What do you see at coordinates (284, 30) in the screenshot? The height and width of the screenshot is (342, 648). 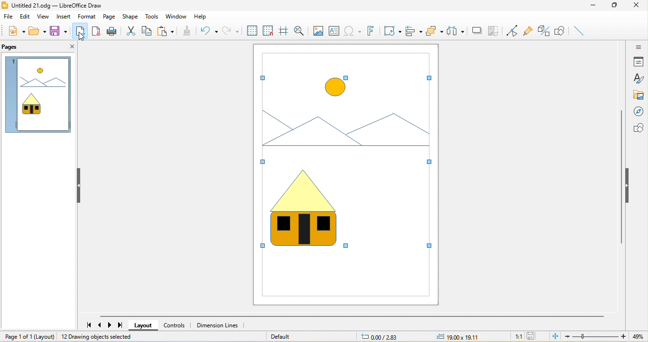 I see `helplines while moving` at bounding box center [284, 30].